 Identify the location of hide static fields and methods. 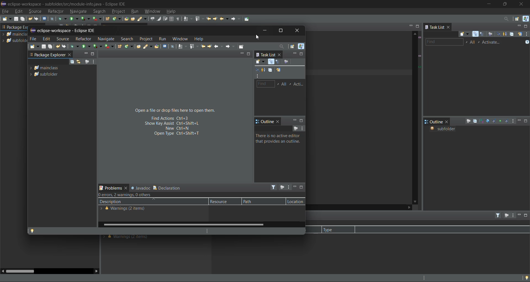
(494, 121).